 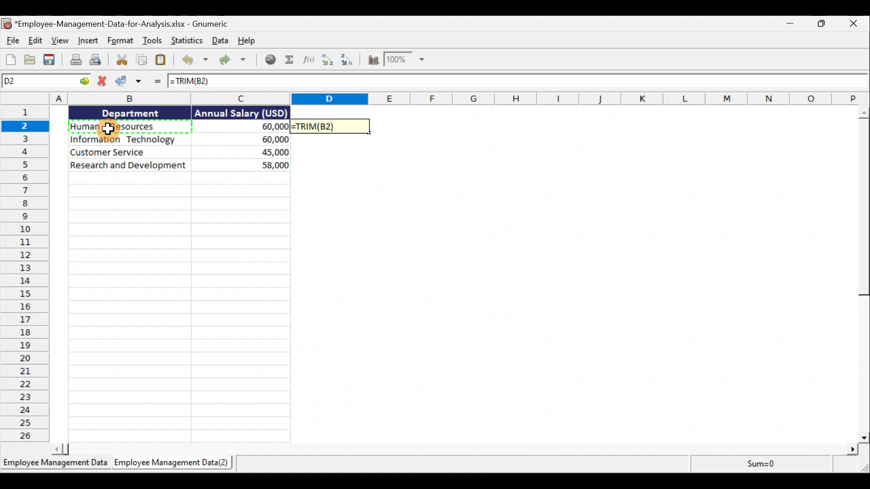 What do you see at coordinates (73, 61) in the screenshot?
I see `Print the current file` at bounding box center [73, 61].